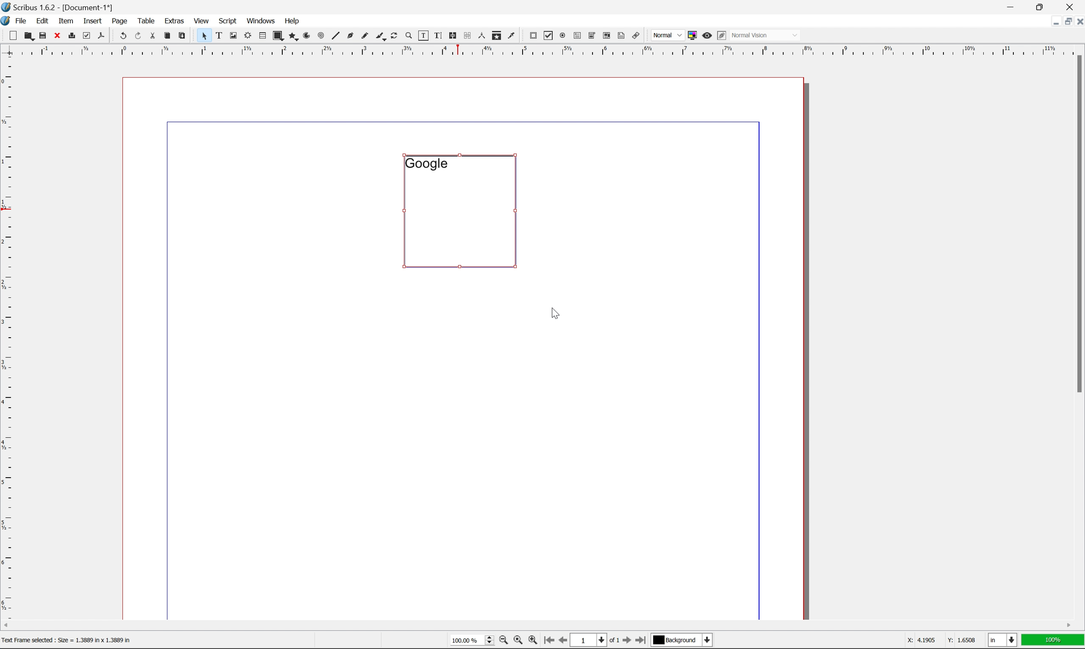 This screenshot has width=1085, height=649. Describe the element at coordinates (576, 36) in the screenshot. I see `pdf text field` at that location.